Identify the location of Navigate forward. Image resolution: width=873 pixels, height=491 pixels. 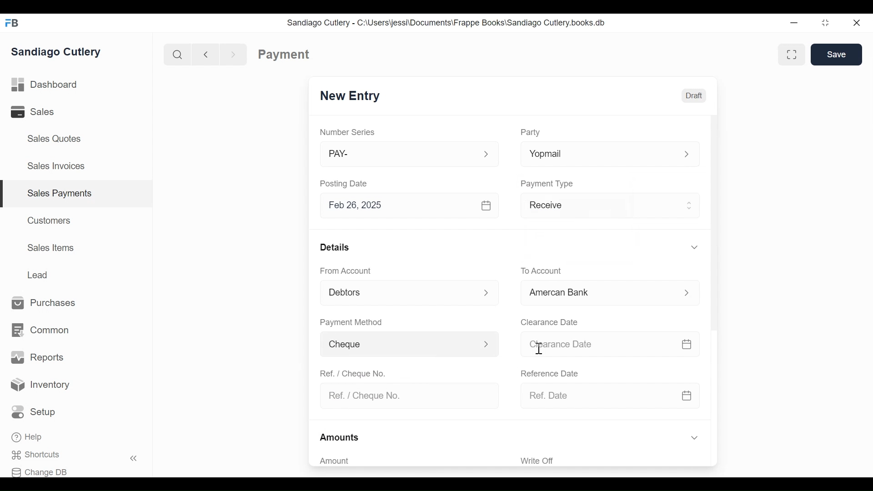
(234, 54).